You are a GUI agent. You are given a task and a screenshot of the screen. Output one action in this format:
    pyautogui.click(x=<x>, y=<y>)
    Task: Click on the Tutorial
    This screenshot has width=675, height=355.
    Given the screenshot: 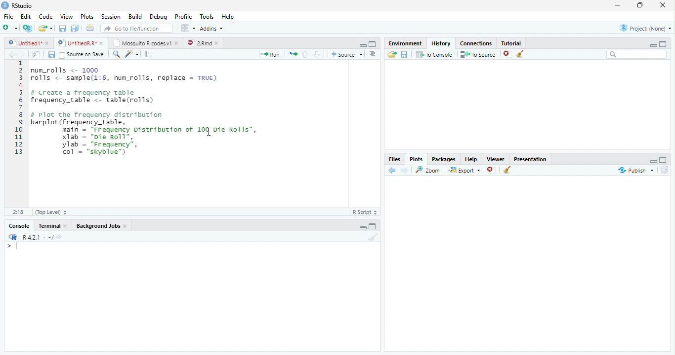 What is the action you would take?
    pyautogui.click(x=511, y=42)
    